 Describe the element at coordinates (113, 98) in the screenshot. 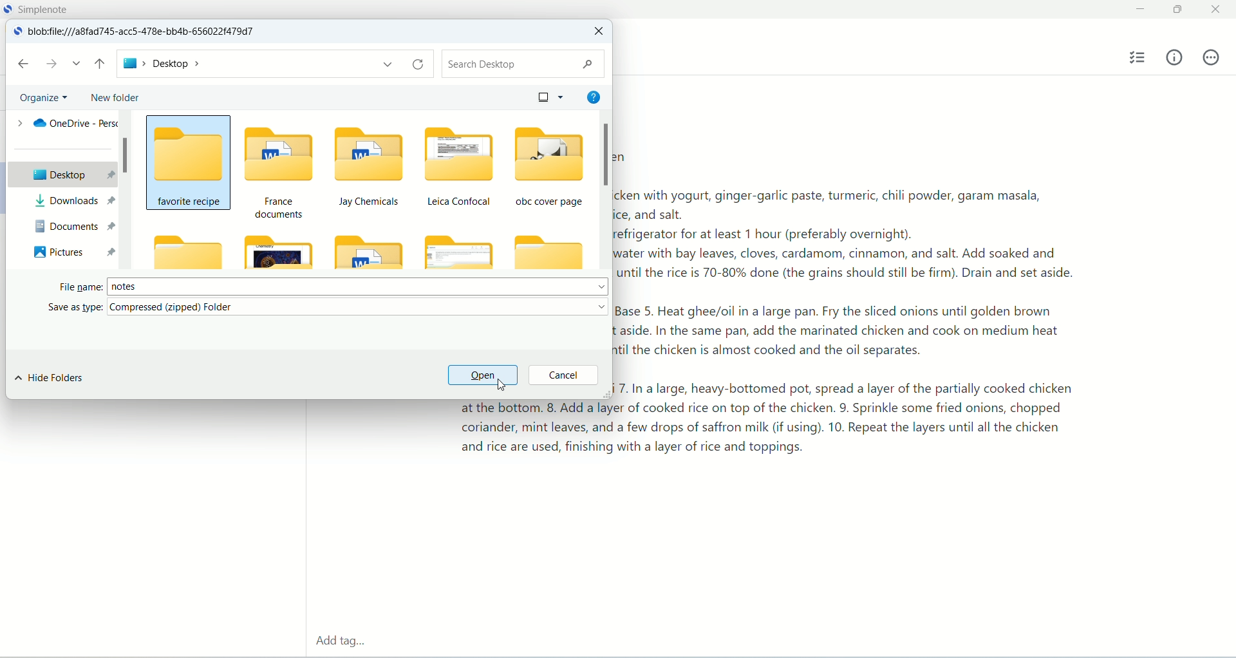

I see `new folder` at that location.